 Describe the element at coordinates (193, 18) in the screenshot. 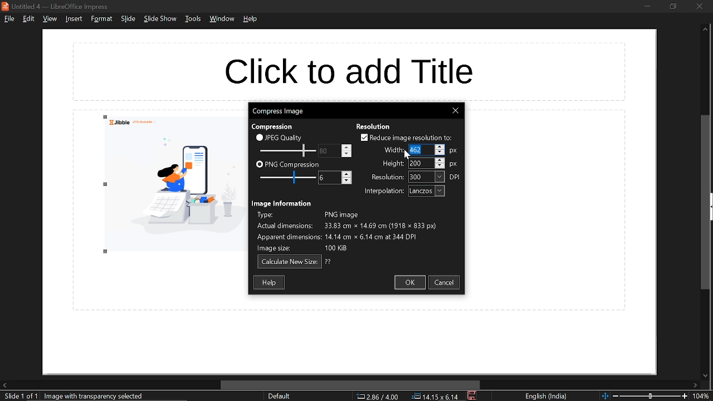

I see `tools` at that location.